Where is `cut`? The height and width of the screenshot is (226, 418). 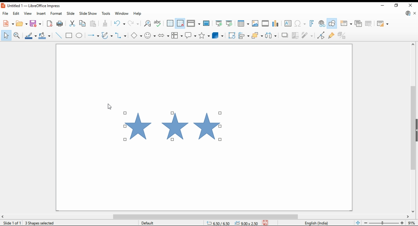
cut is located at coordinates (73, 23).